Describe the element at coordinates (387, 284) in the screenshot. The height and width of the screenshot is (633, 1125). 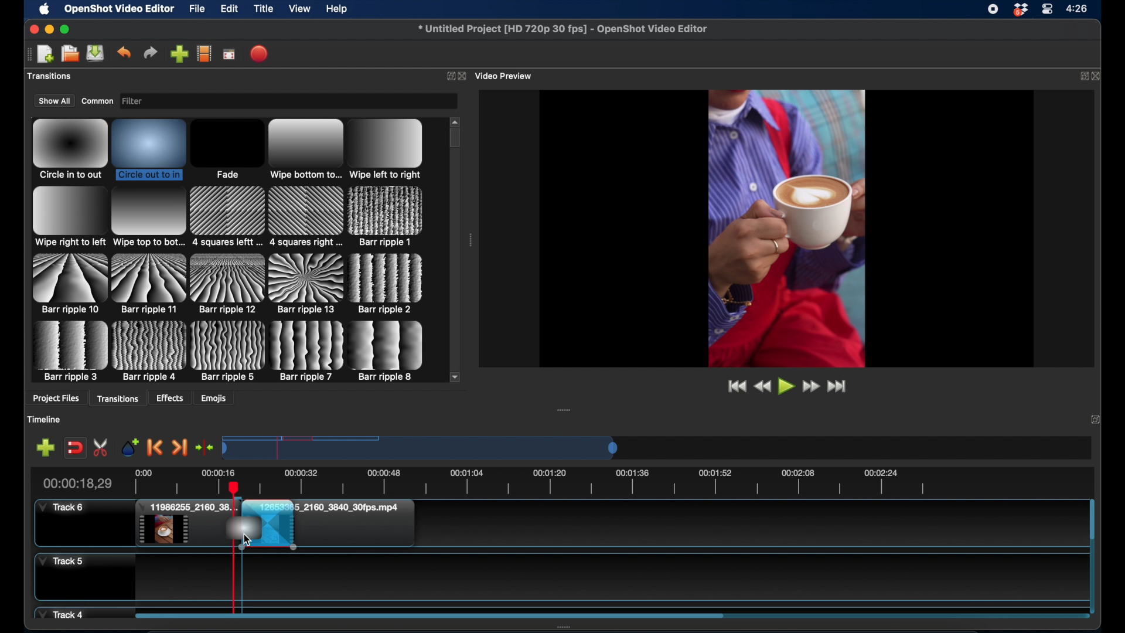
I see `transition` at that location.